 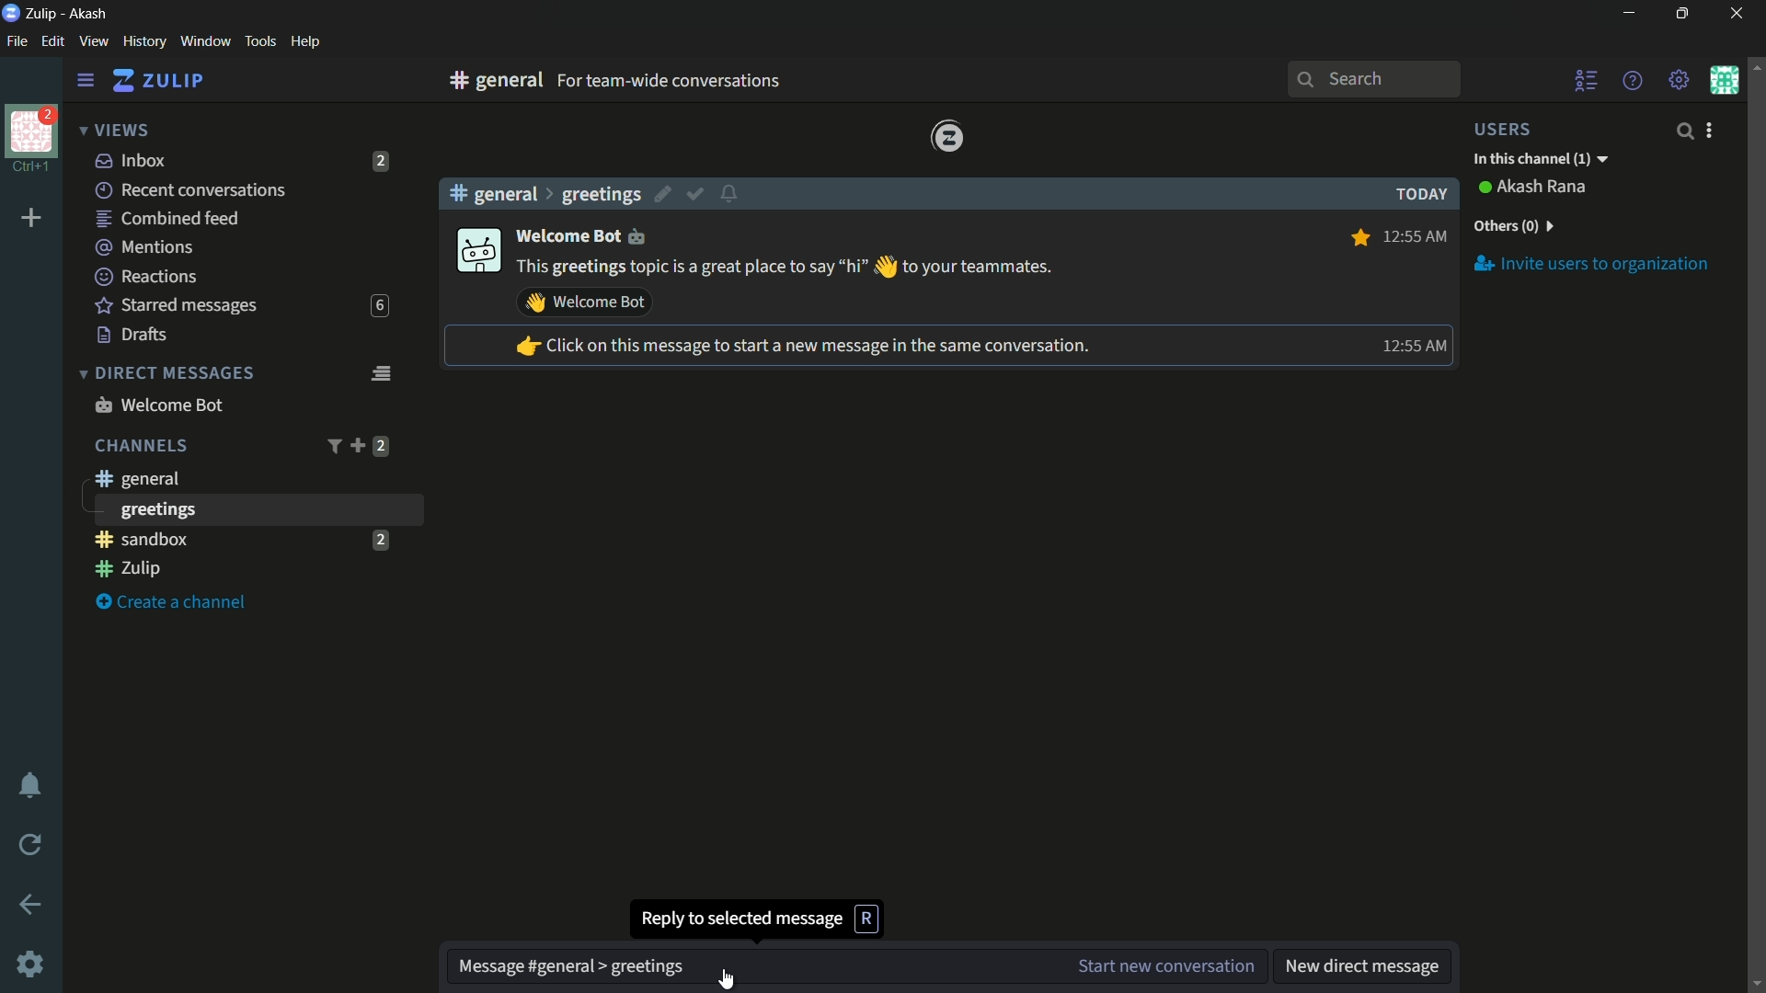 I want to click on welcome bot, so click(x=158, y=405).